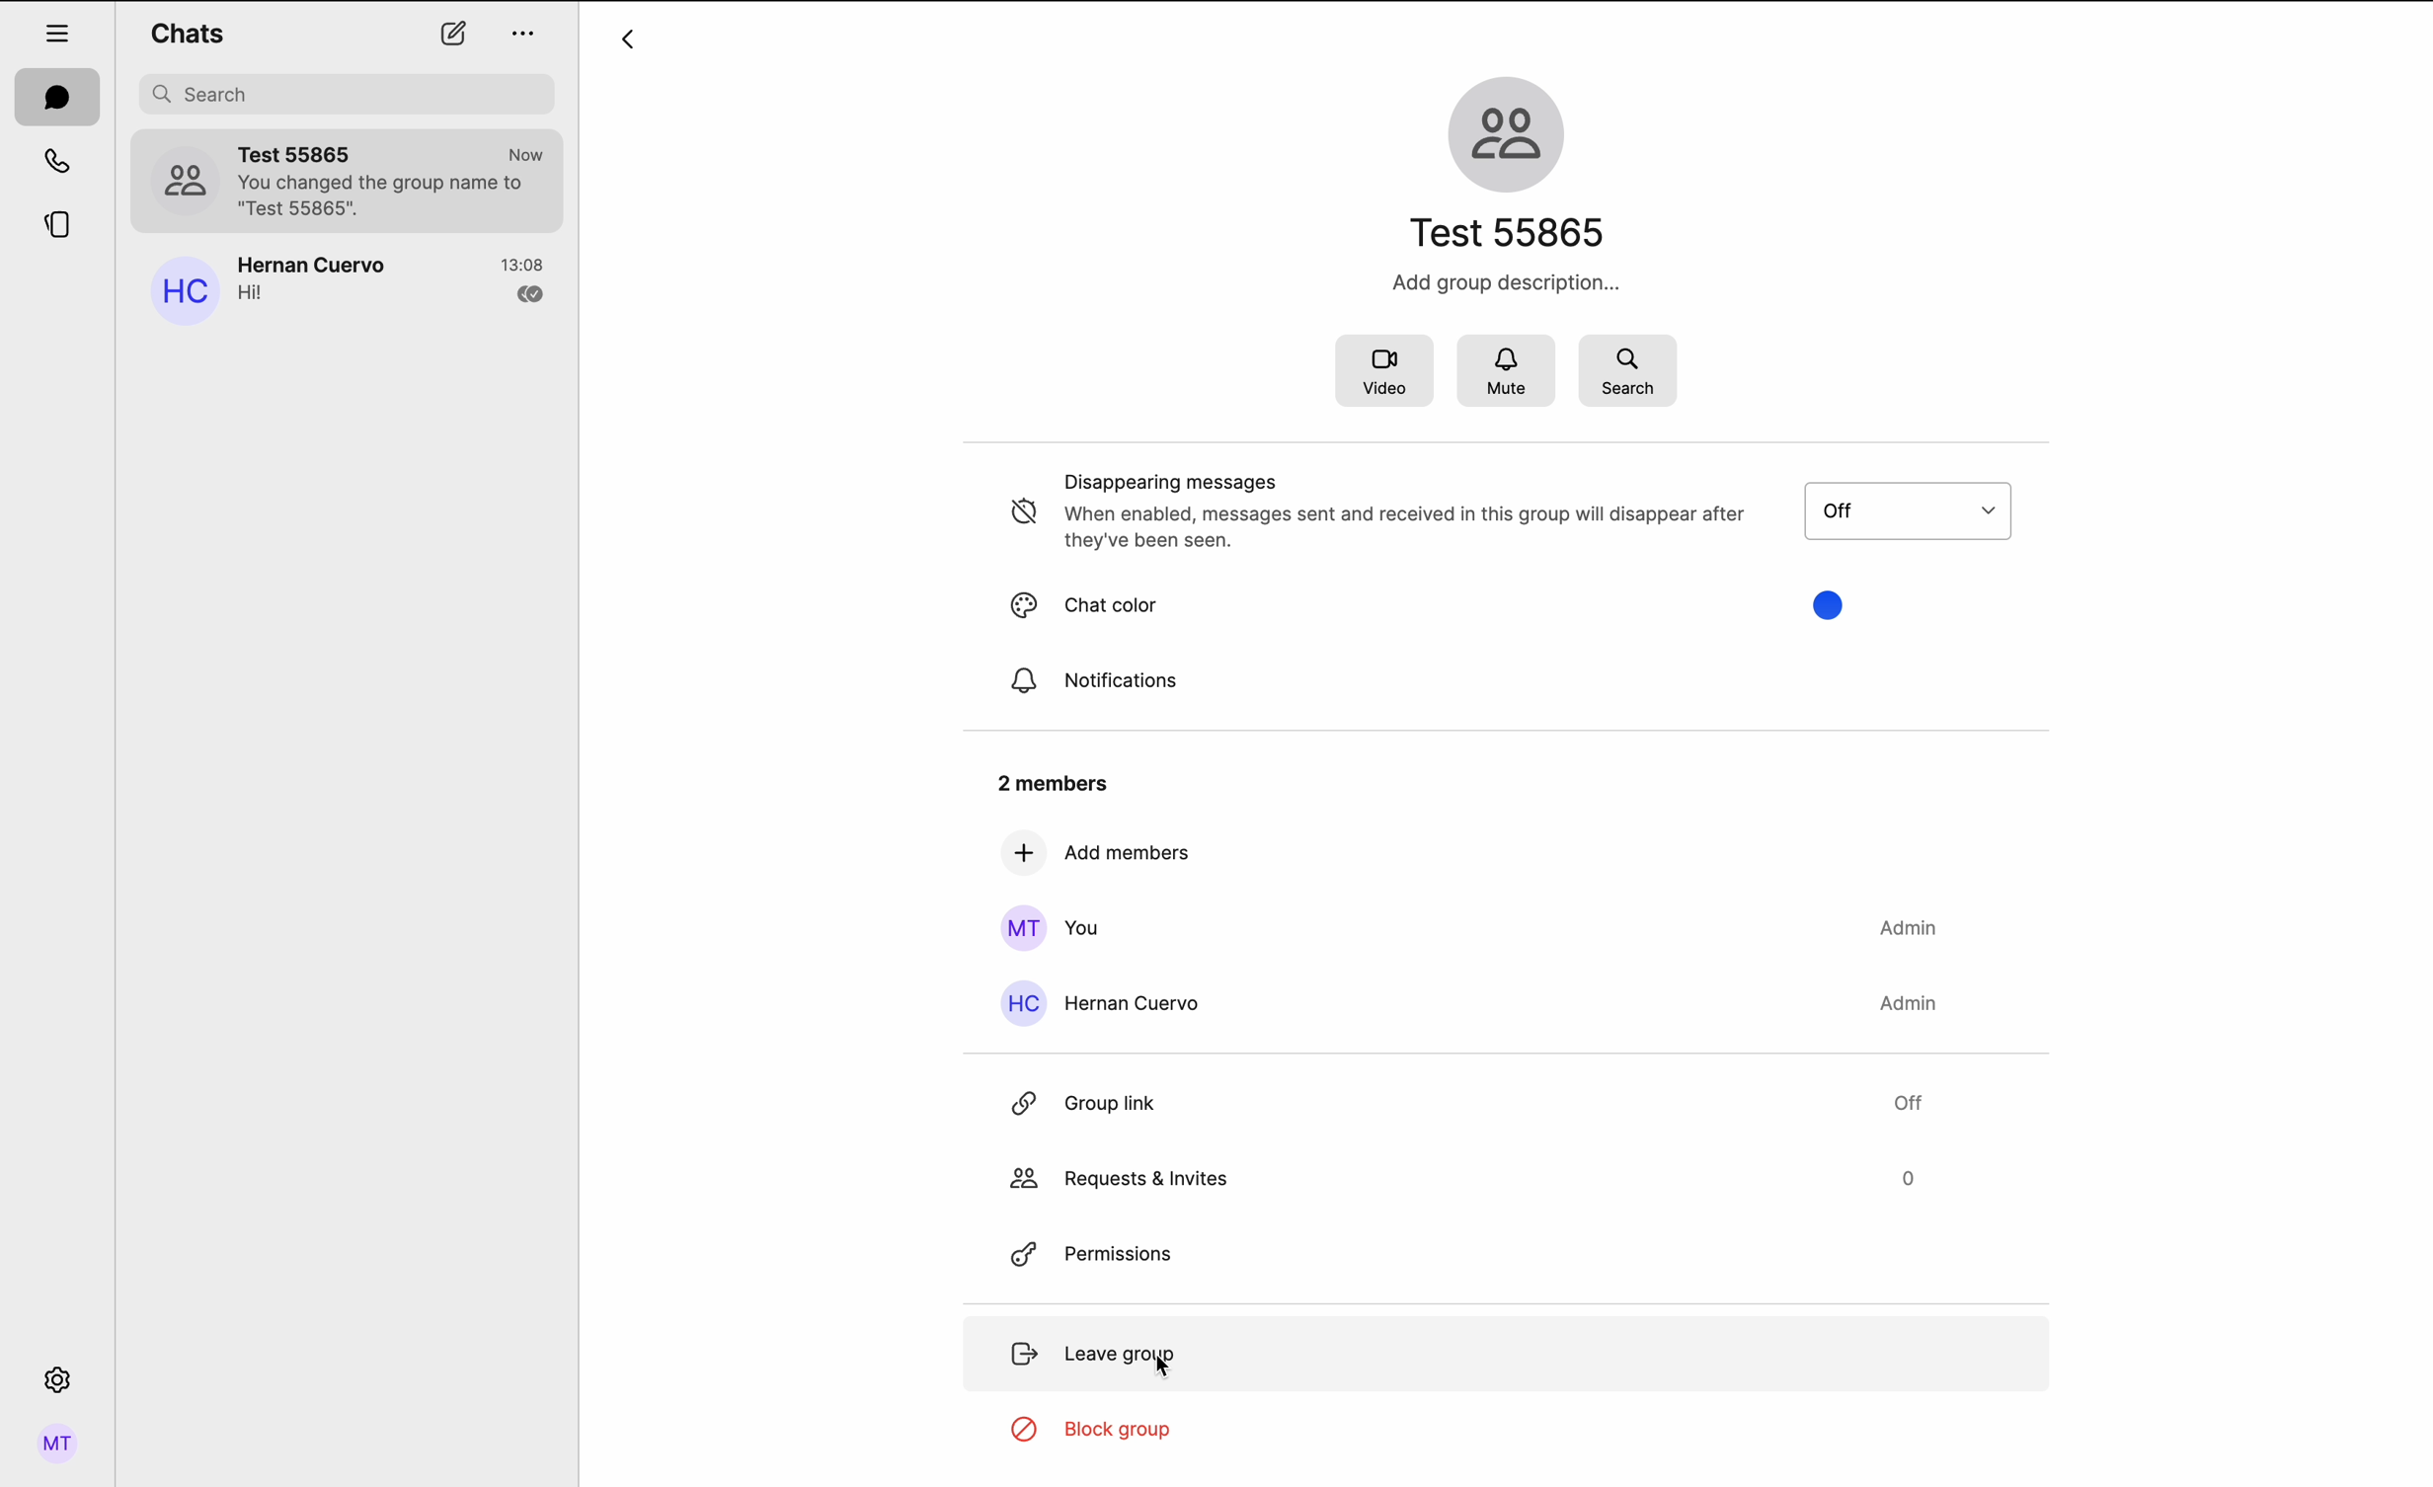 Image resolution: width=2433 pixels, height=1487 pixels. Describe the element at coordinates (56, 96) in the screenshot. I see `chats` at that location.